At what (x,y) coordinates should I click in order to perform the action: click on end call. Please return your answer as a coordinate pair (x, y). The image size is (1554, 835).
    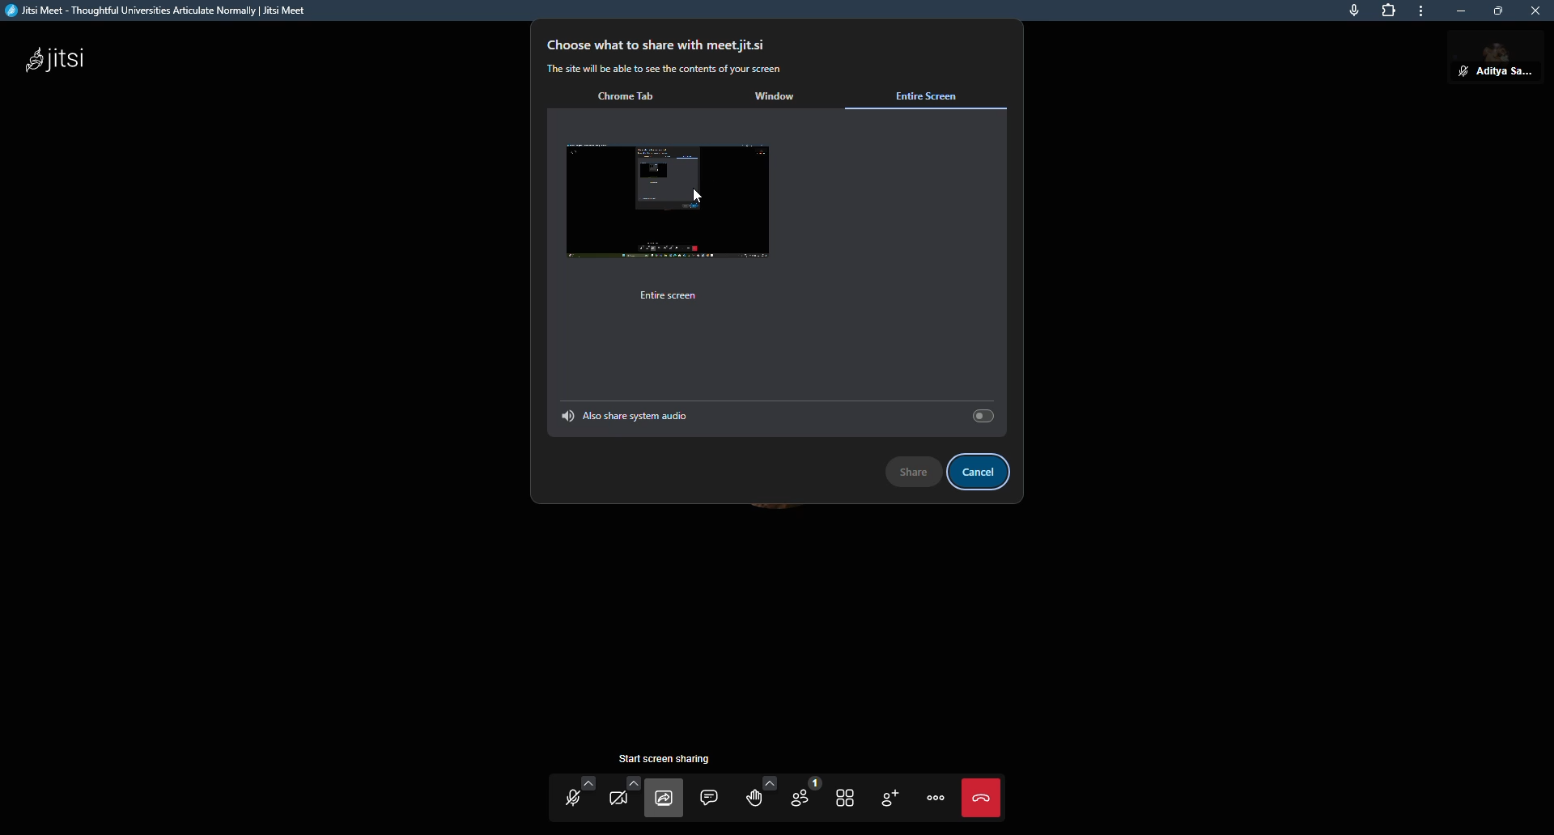
    Looking at the image, I should click on (985, 798).